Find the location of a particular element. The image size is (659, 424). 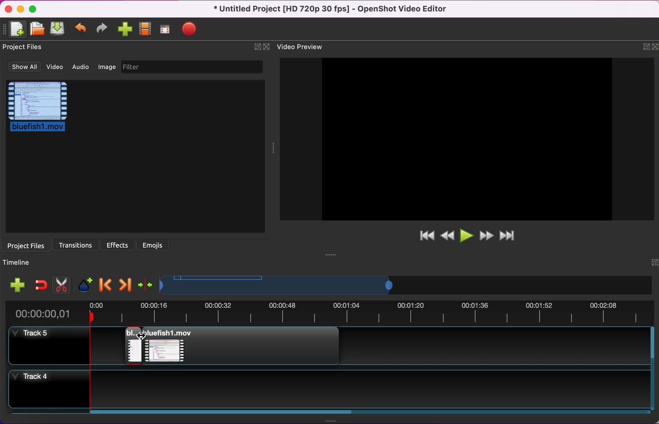

redo is located at coordinates (104, 30).